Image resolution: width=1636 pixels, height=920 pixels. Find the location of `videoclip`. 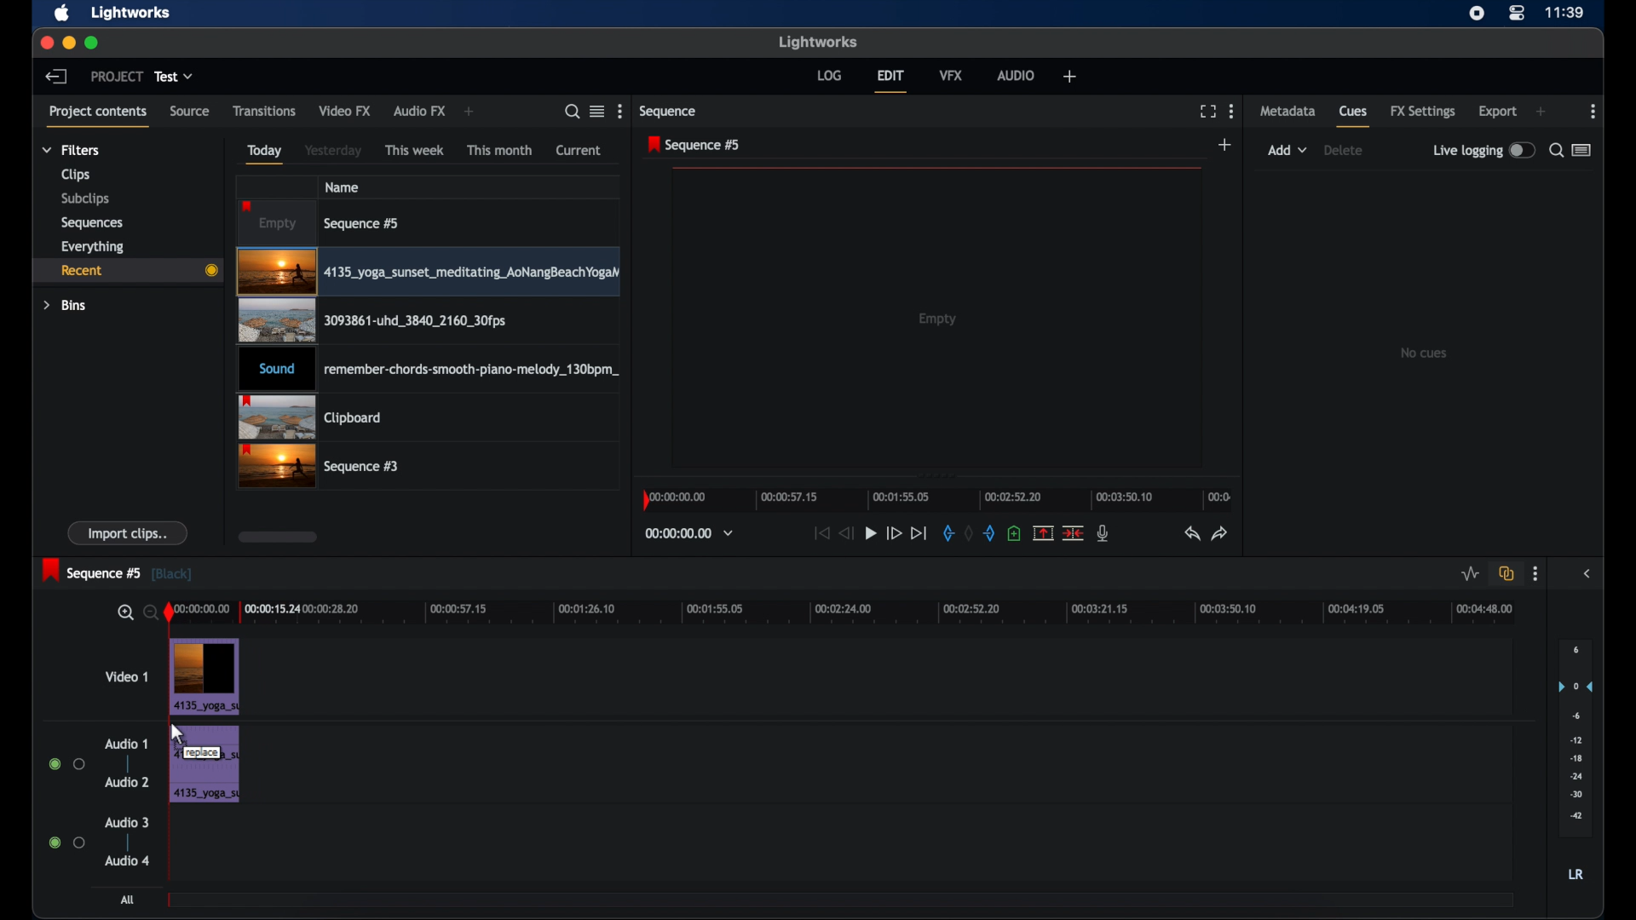

videoclip is located at coordinates (429, 321).